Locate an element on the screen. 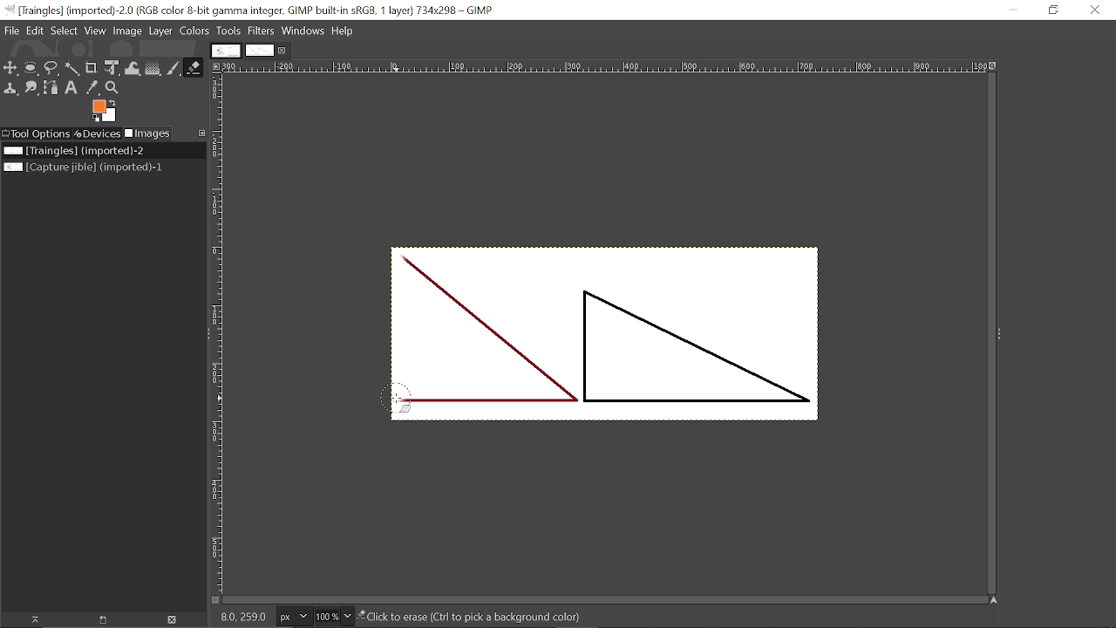  Restore down is located at coordinates (1055, 10).